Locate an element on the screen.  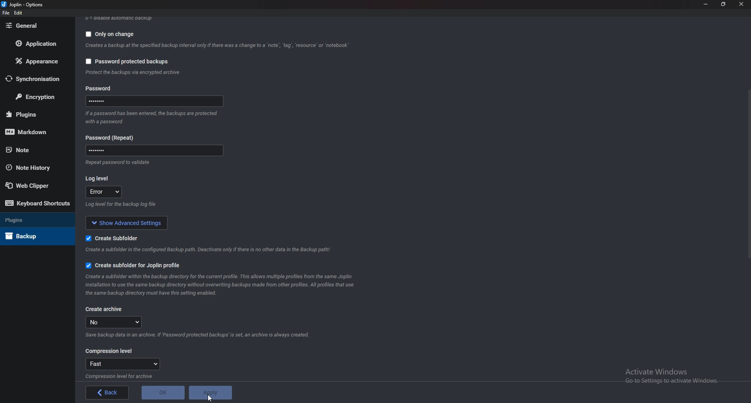
Resize is located at coordinates (724, 4).